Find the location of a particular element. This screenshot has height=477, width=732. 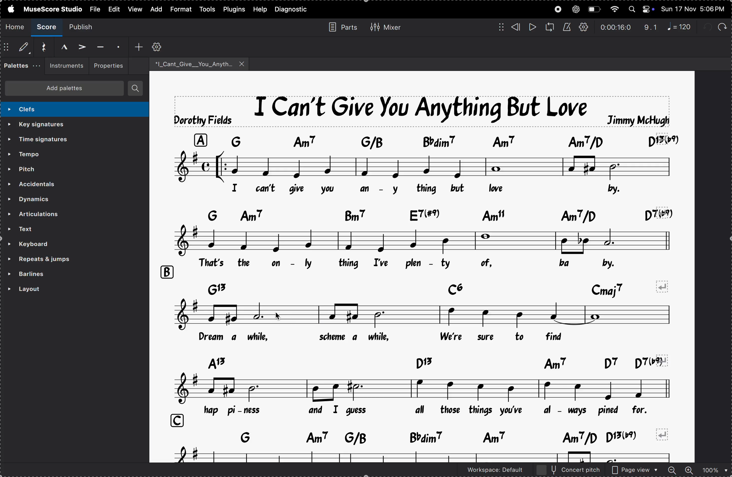

dynamics is located at coordinates (50, 200).